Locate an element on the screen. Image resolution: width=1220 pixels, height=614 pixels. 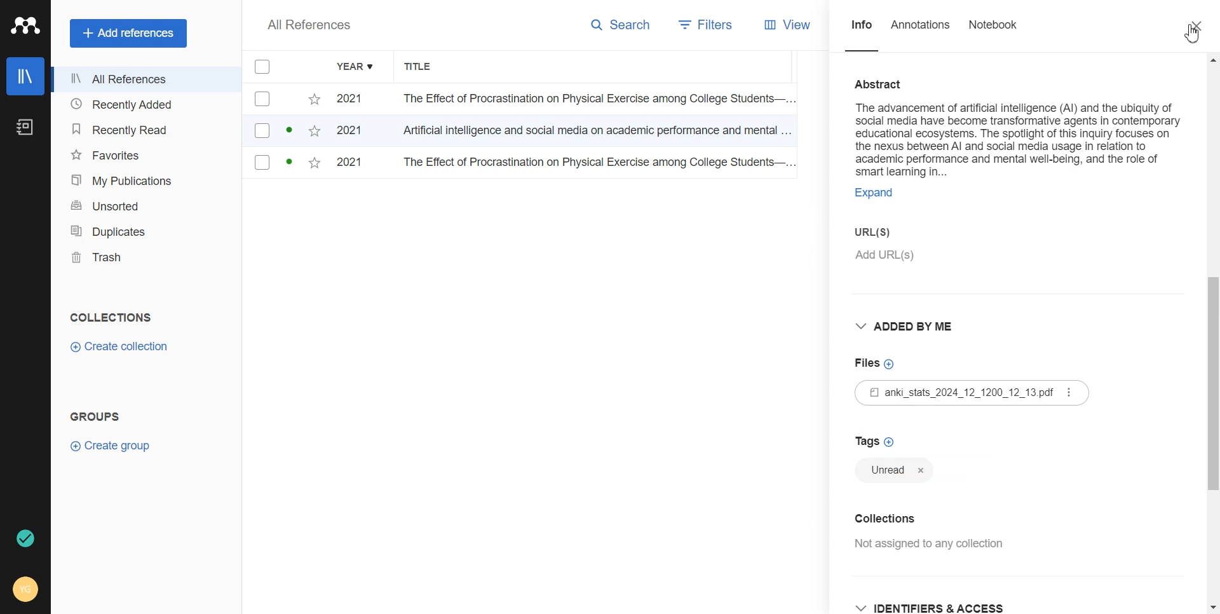
GROUPS is located at coordinates (94, 415).